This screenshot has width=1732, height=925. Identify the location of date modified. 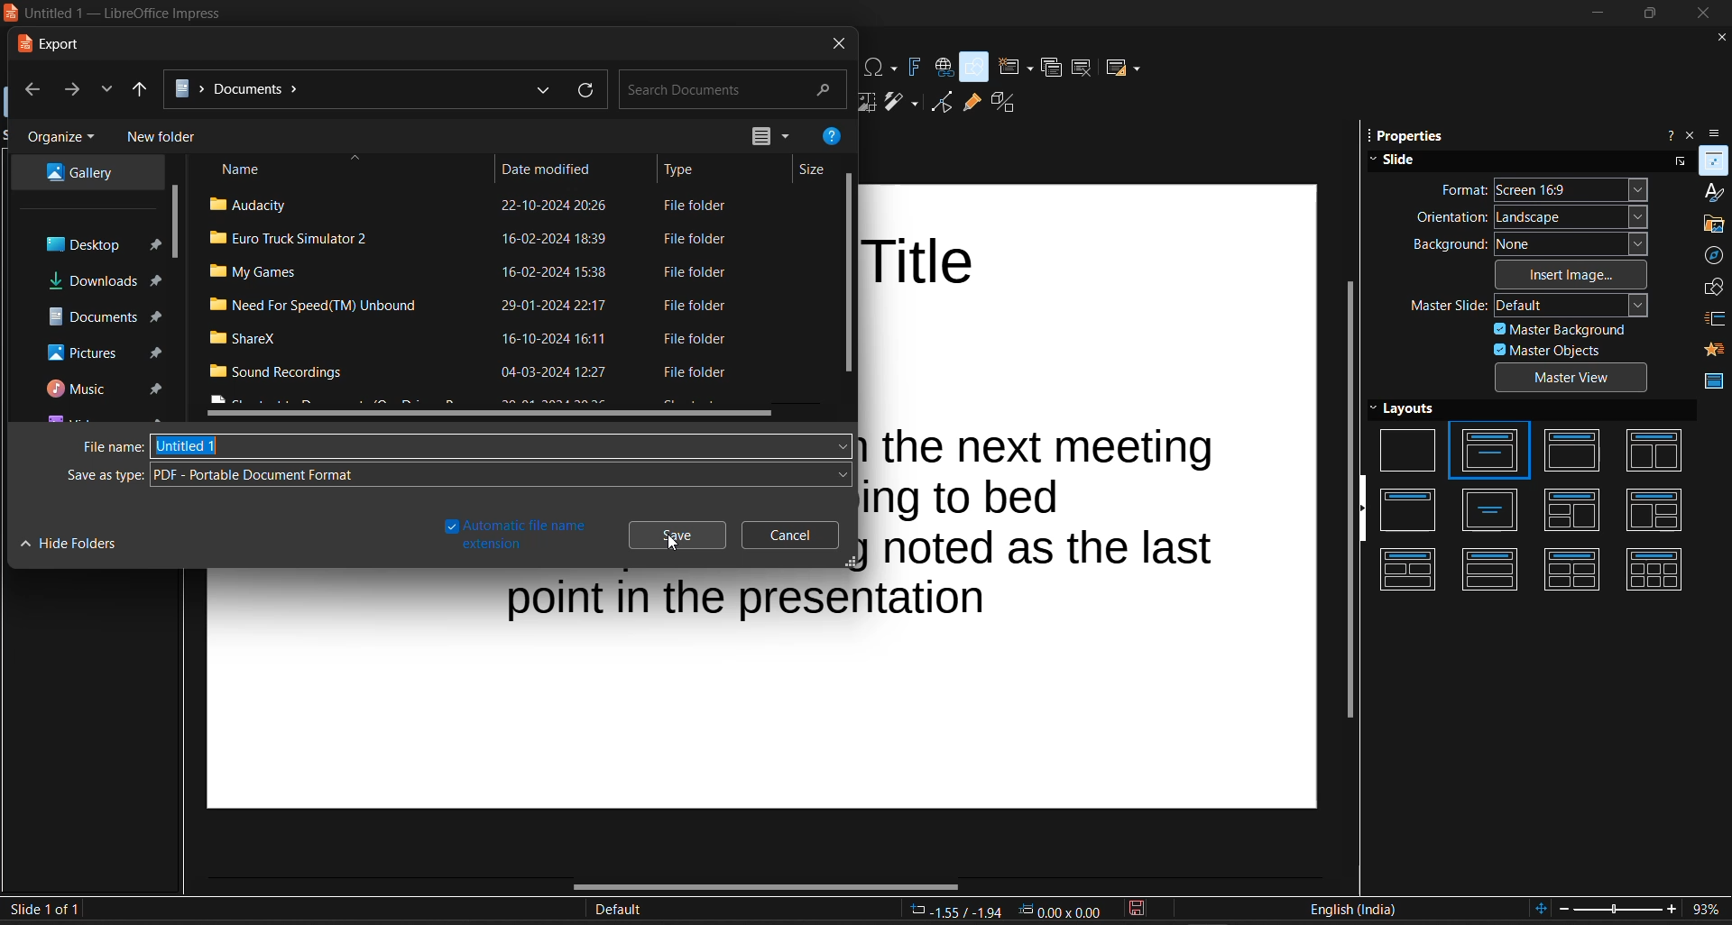
(548, 168).